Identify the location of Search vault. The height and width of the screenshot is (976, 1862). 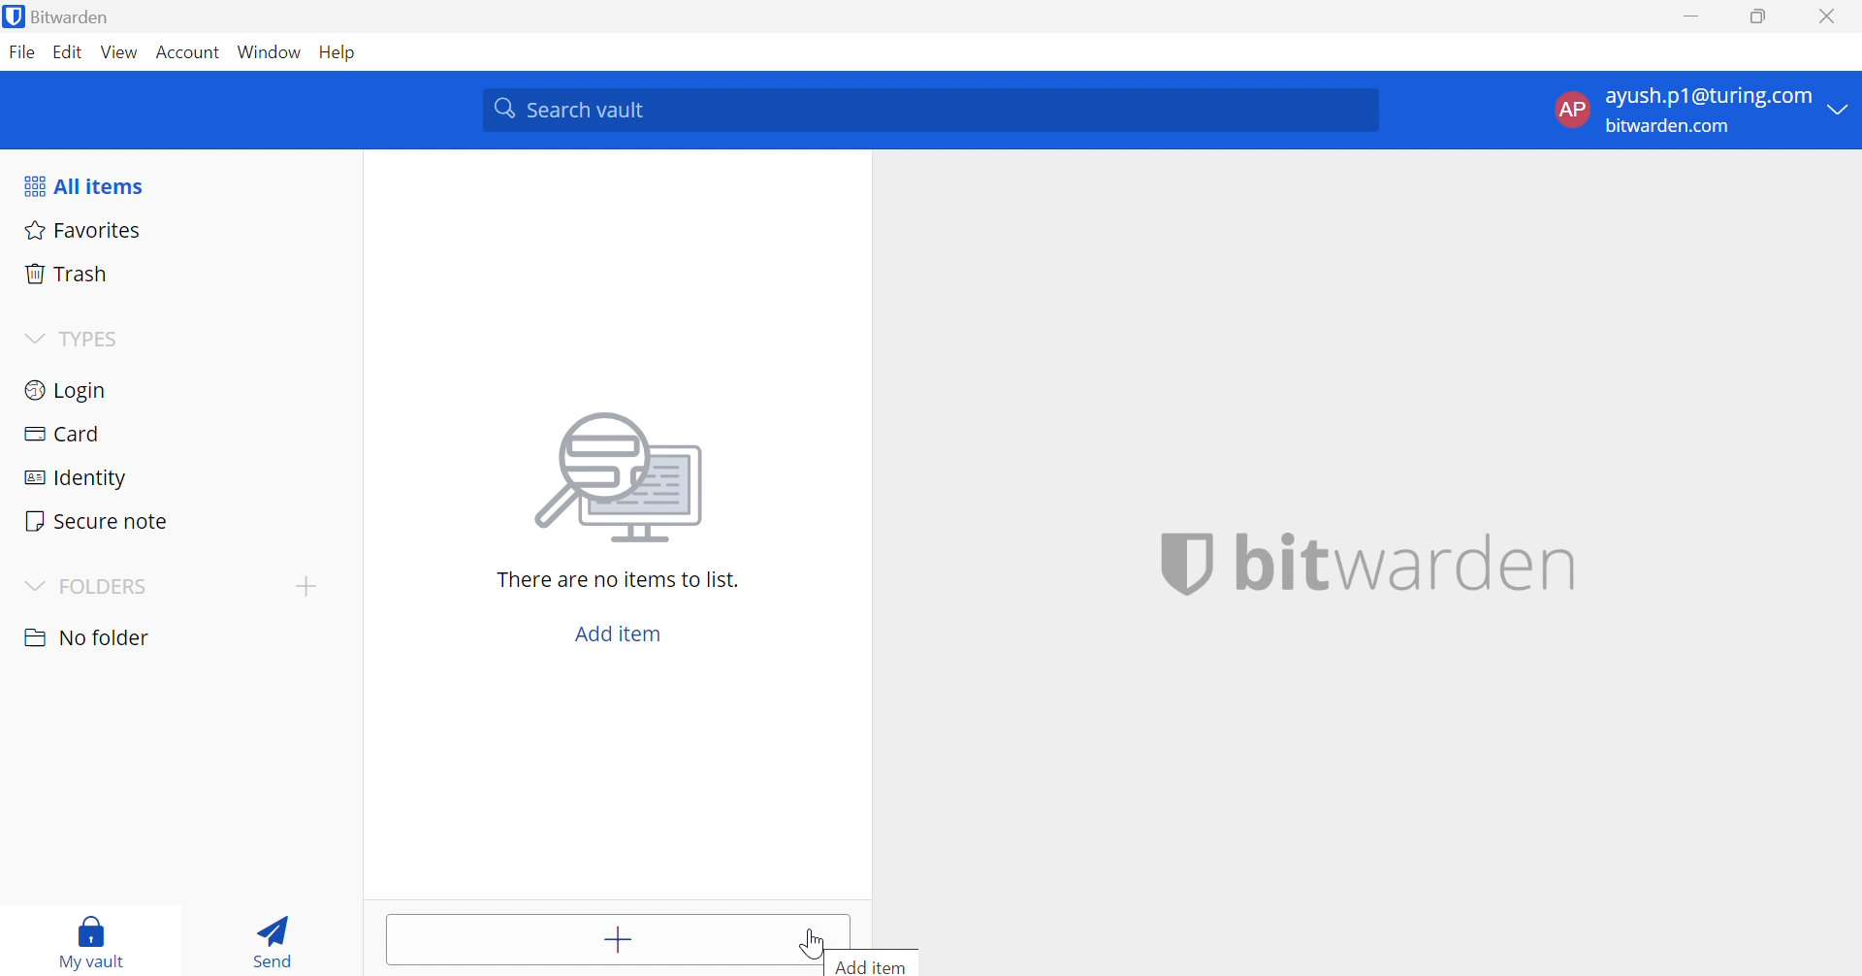
(929, 110).